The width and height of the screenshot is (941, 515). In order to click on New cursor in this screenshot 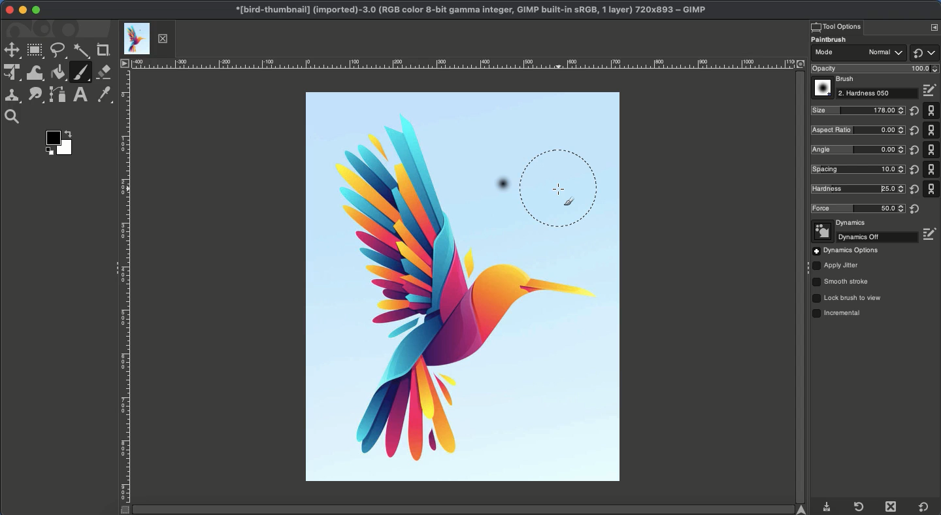, I will do `click(571, 190)`.